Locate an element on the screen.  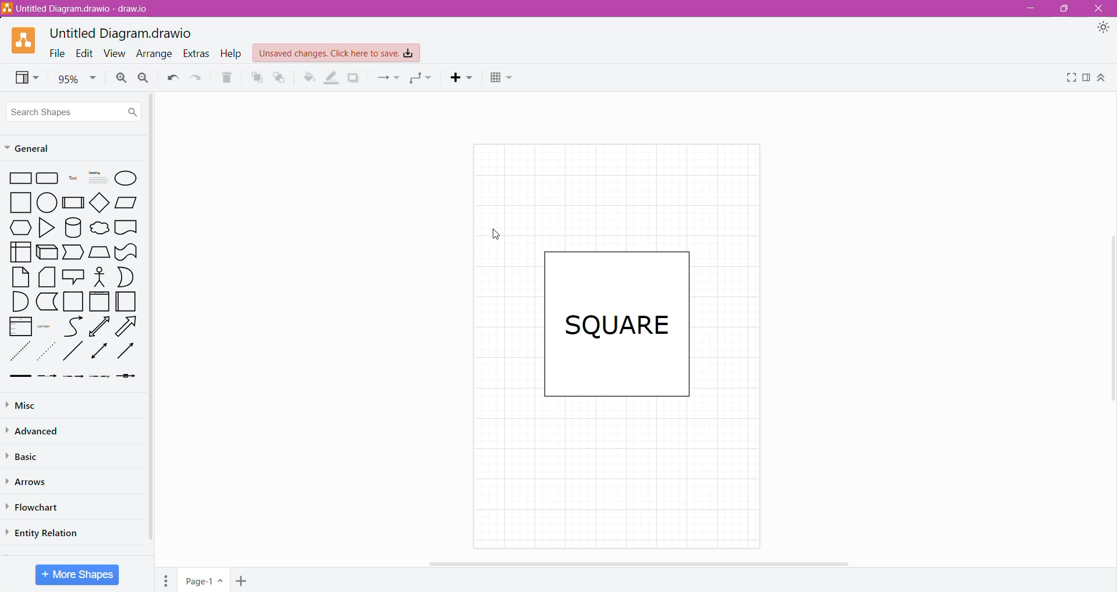
Arrange is located at coordinates (155, 54).